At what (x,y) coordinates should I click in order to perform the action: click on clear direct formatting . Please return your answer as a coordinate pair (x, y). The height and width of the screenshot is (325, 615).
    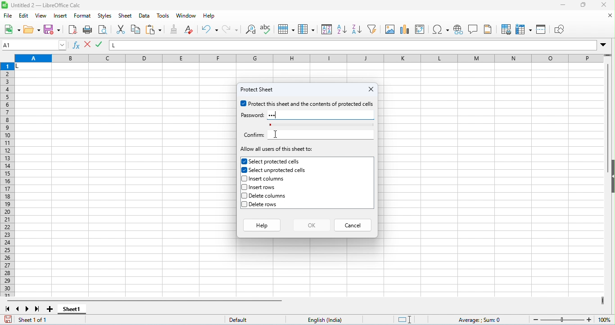
    Looking at the image, I should click on (189, 29).